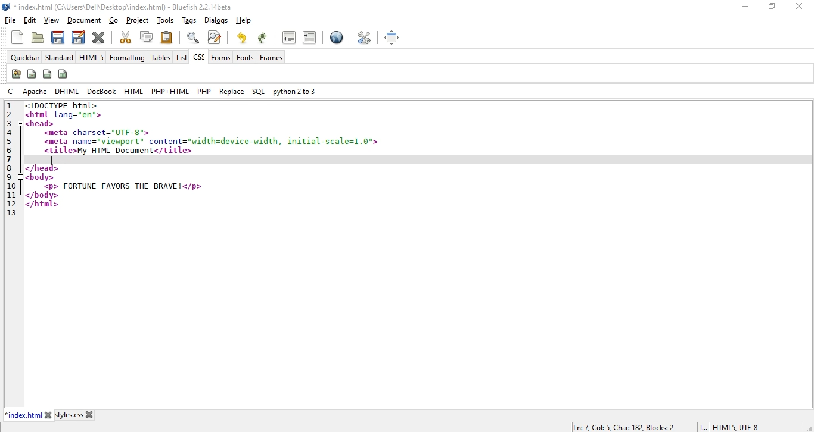  What do you see at coordinates (77, 36) in the screenshot?
I see `save file as` at bounding box center [77, 36].